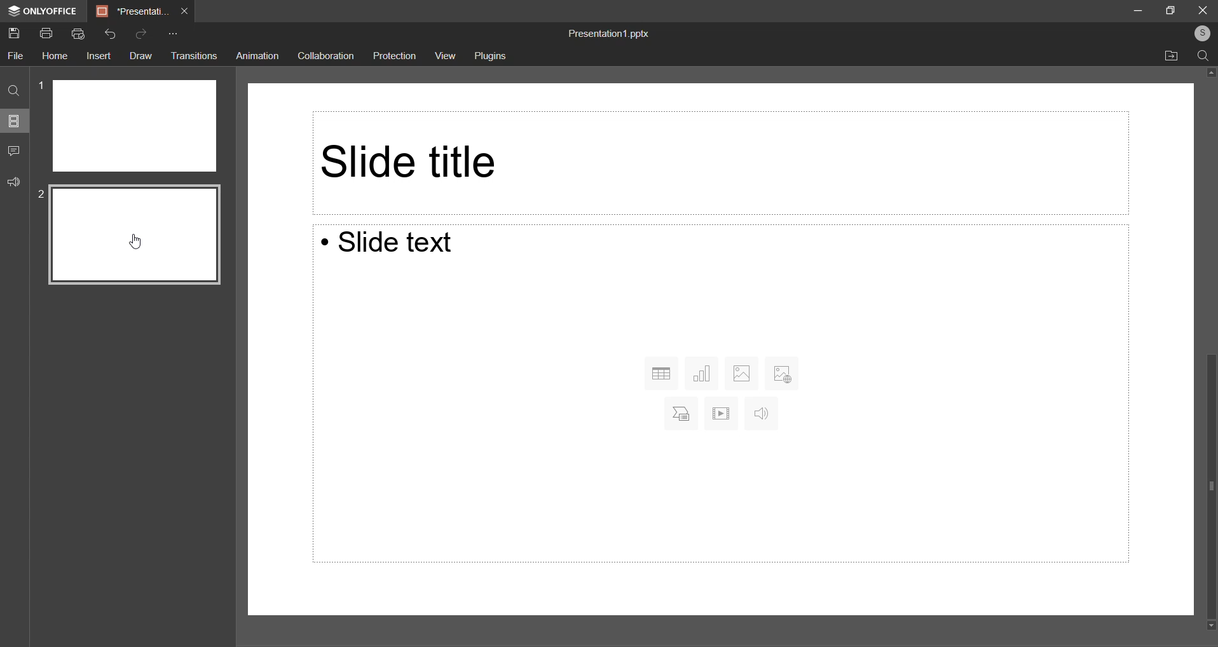 This screenshot has width=1218, height=647. I want to click on cursor, so click(135, 243).